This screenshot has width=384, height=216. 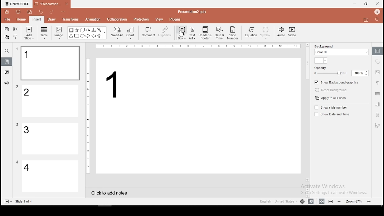 What do you see at coordinates (321, 61) in the screenshot?
I see `background fill color` at bounding box center [321, 61].